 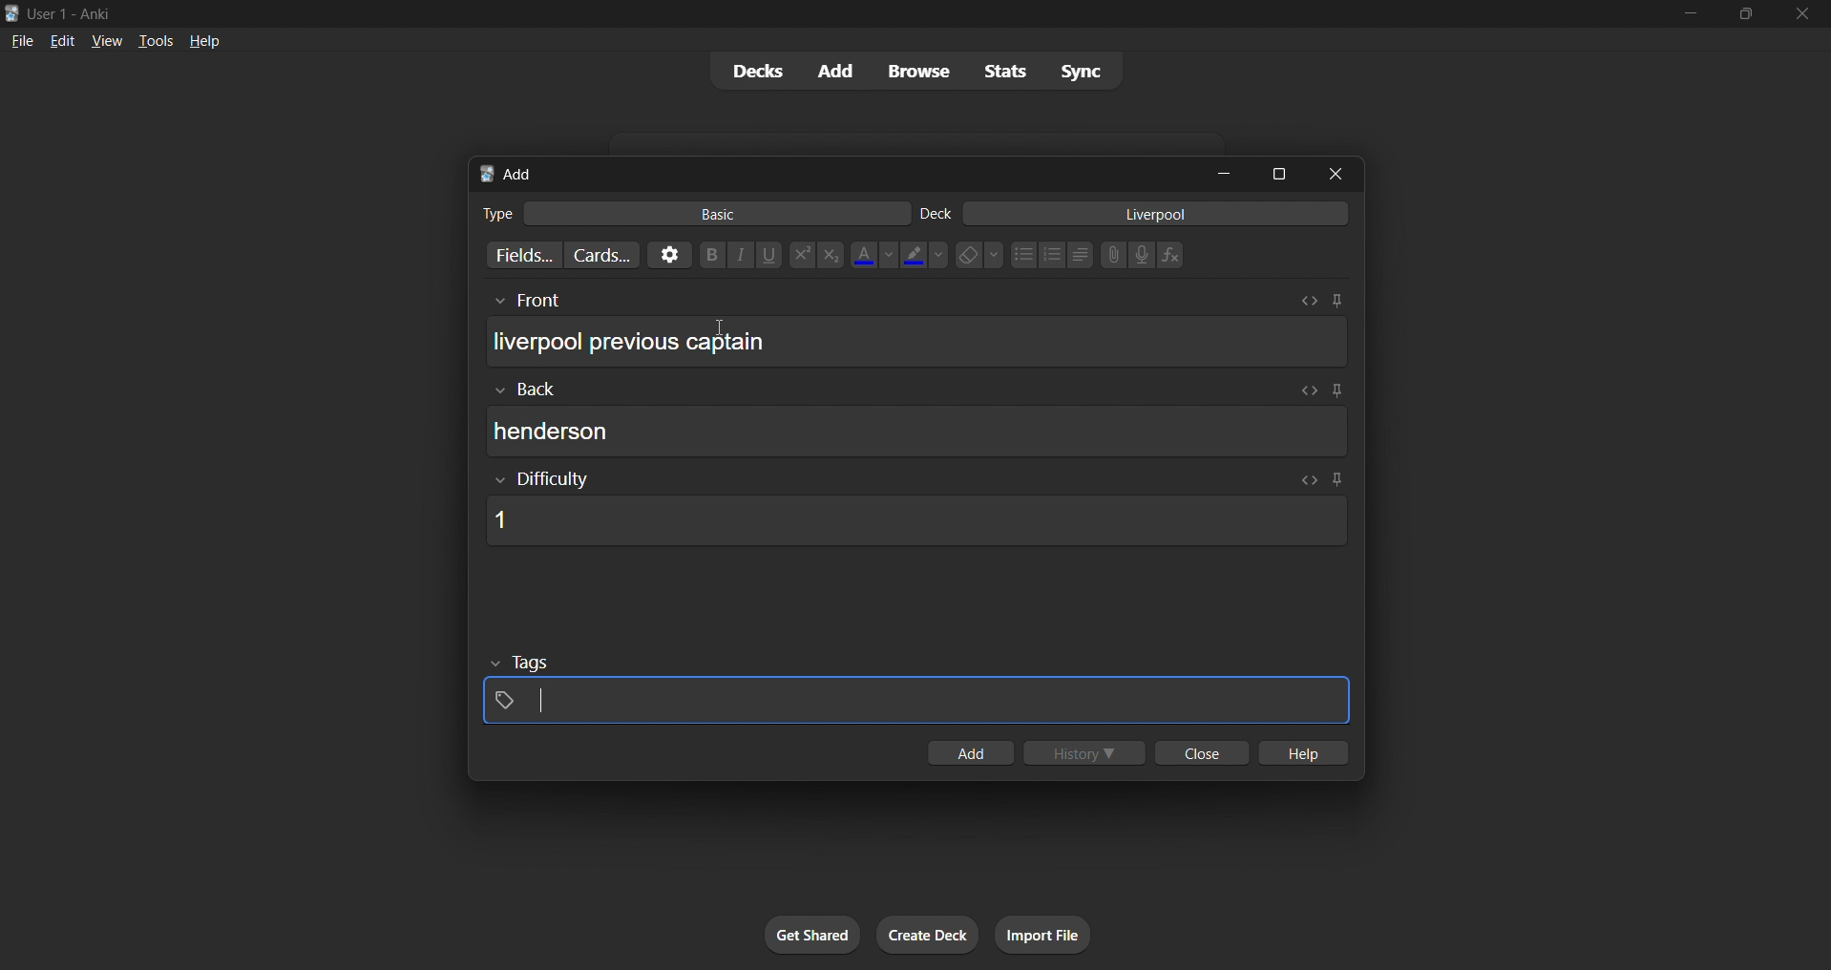 What do you see at coordinates (1687, 15) in the screenshot?
I see `minimize` at bounding box center [1687, 15].